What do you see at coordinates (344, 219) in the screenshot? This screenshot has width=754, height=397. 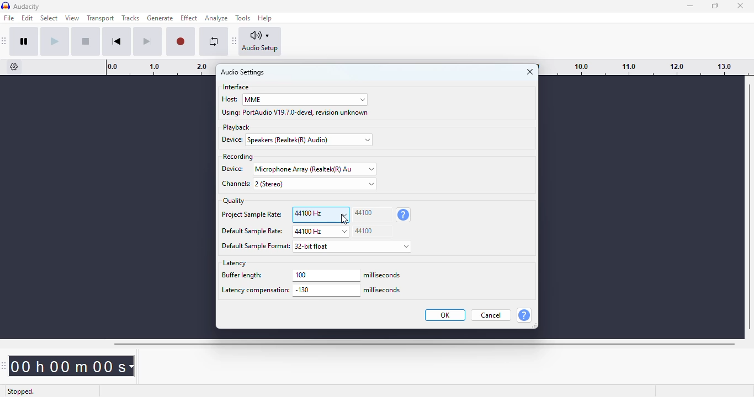 I see `cursor` at bounding box center [344, 219].